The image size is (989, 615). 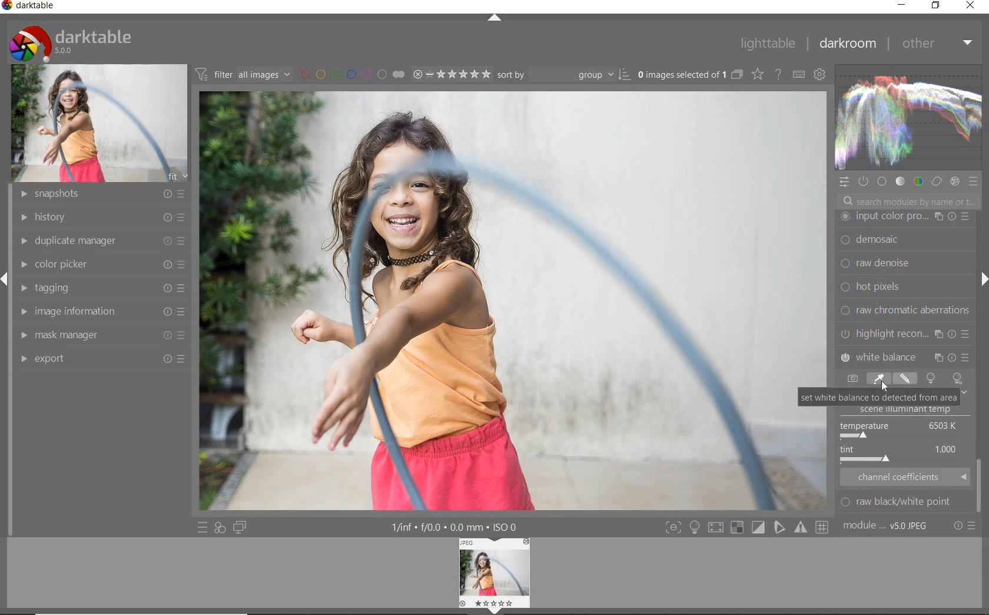 I want to click on quick access for applying any of your styles, so click(x=220, y=528).